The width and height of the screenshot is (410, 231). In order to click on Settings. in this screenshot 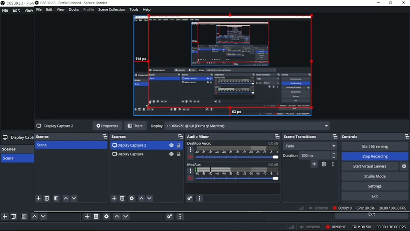, I will do `click(375, 186)`.